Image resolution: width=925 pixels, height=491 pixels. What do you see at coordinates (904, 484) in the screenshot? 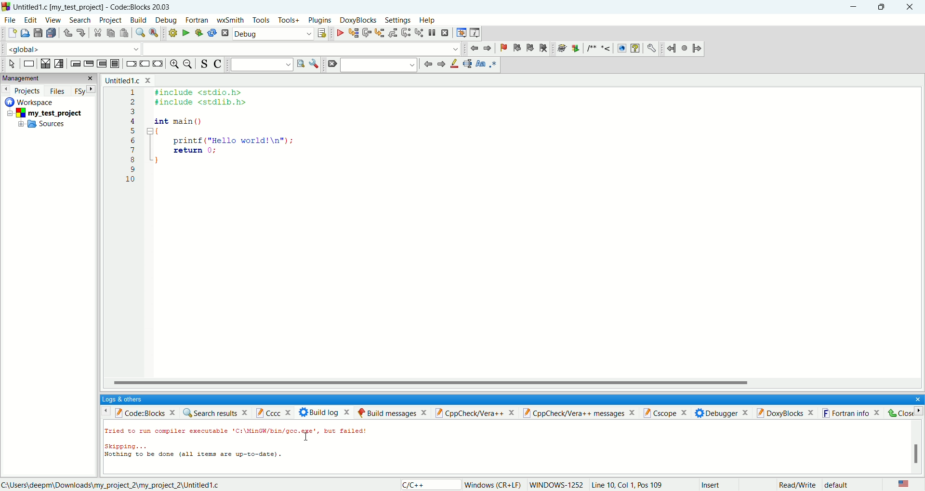
I see `language` at bounding box center [904, 484].